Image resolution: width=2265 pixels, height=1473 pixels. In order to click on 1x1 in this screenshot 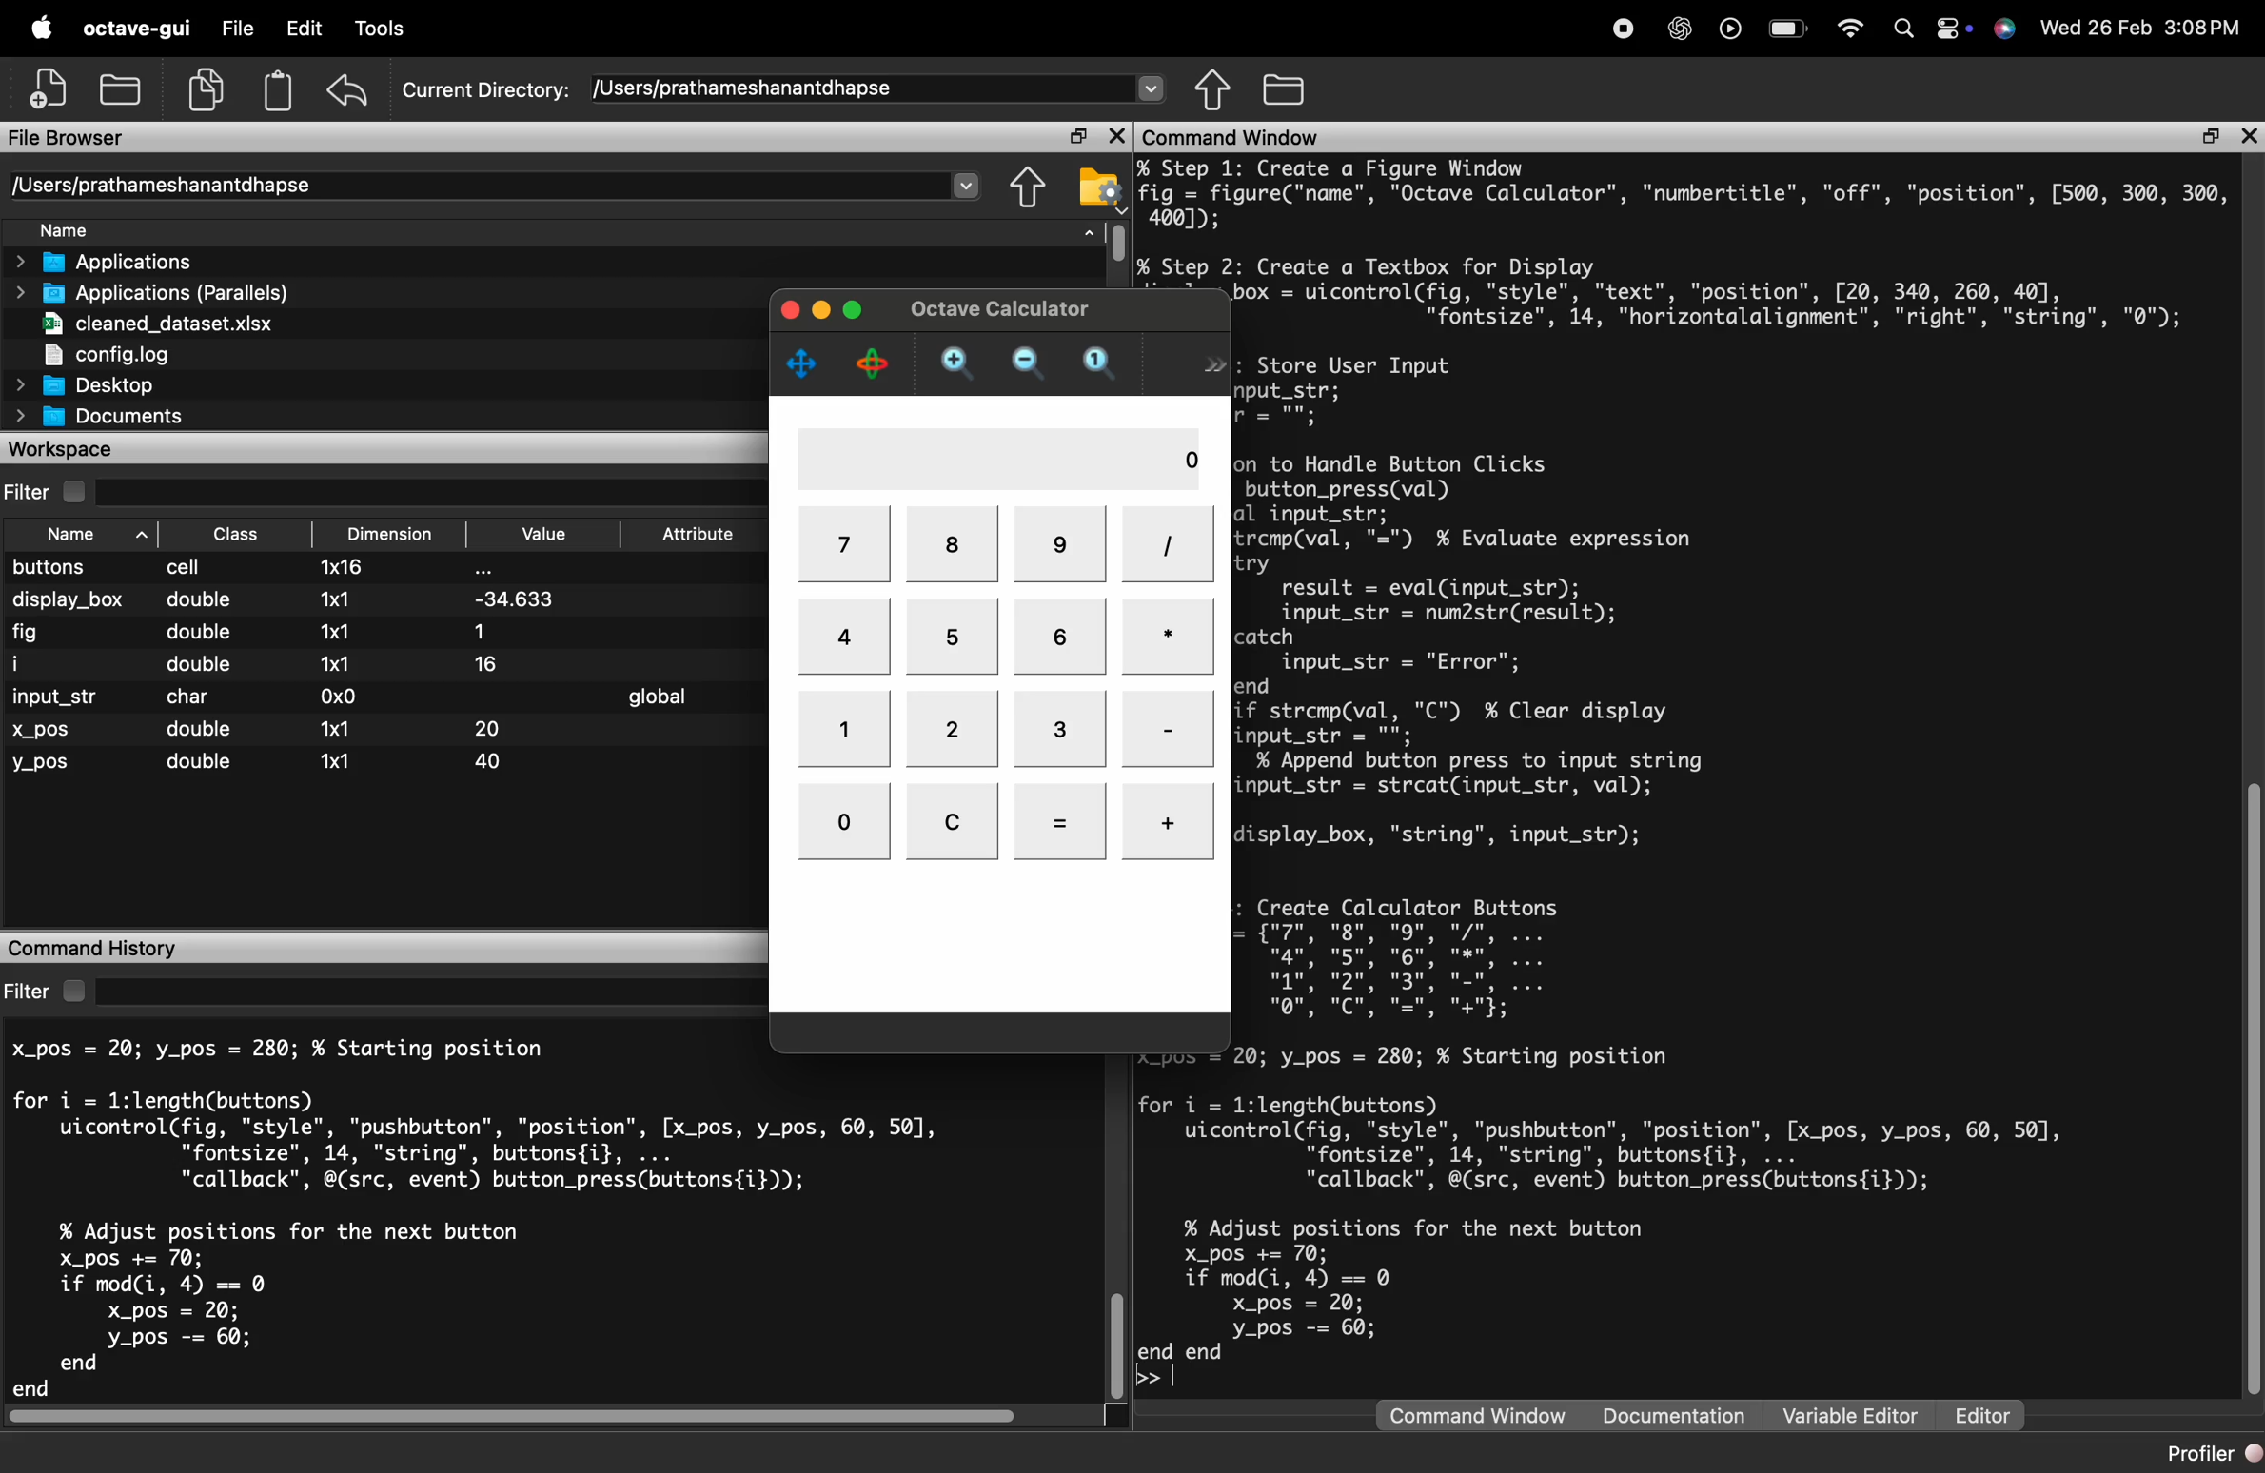, I will do `click(336, 665)`.